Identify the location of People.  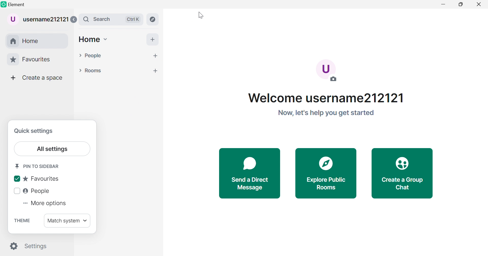
(90, 55).